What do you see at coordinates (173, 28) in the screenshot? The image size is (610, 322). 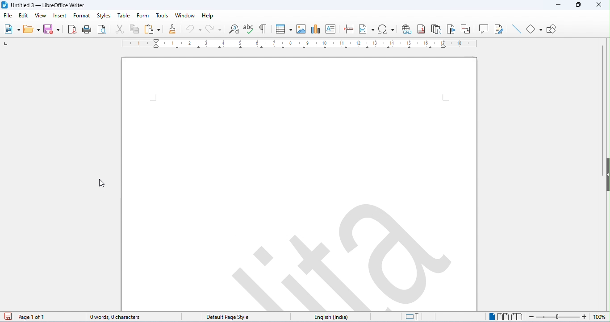 I see `clone` at bounding box center [173, 28].